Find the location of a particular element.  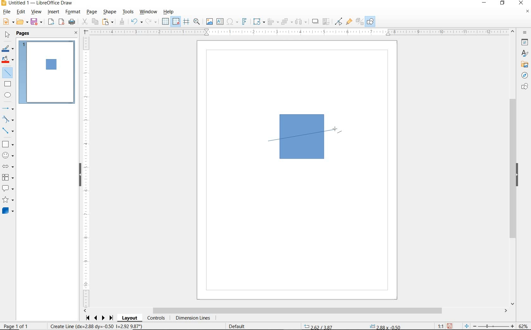

SCROLLBAR is located at coordinates (296, 311).